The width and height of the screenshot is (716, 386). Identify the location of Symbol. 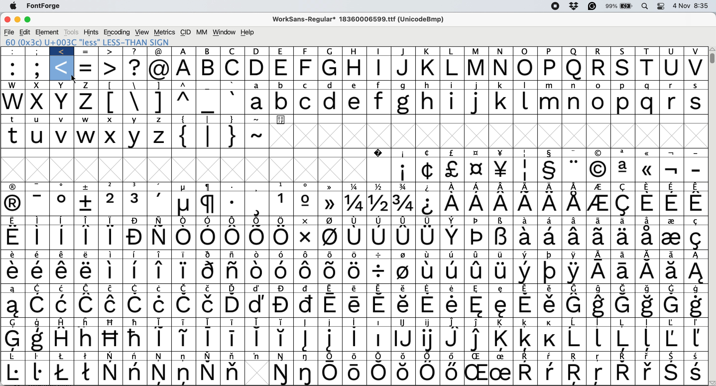
(209, 305).